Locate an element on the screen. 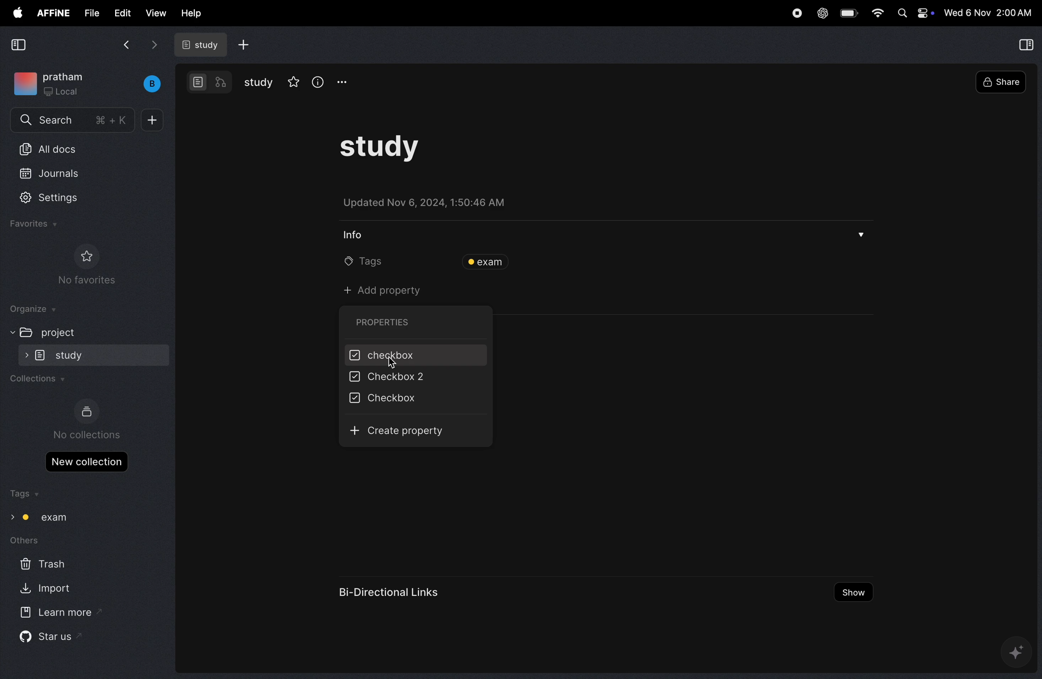 This screenshot has height=679, width=1042. battery is located at coordinates (849, 14).